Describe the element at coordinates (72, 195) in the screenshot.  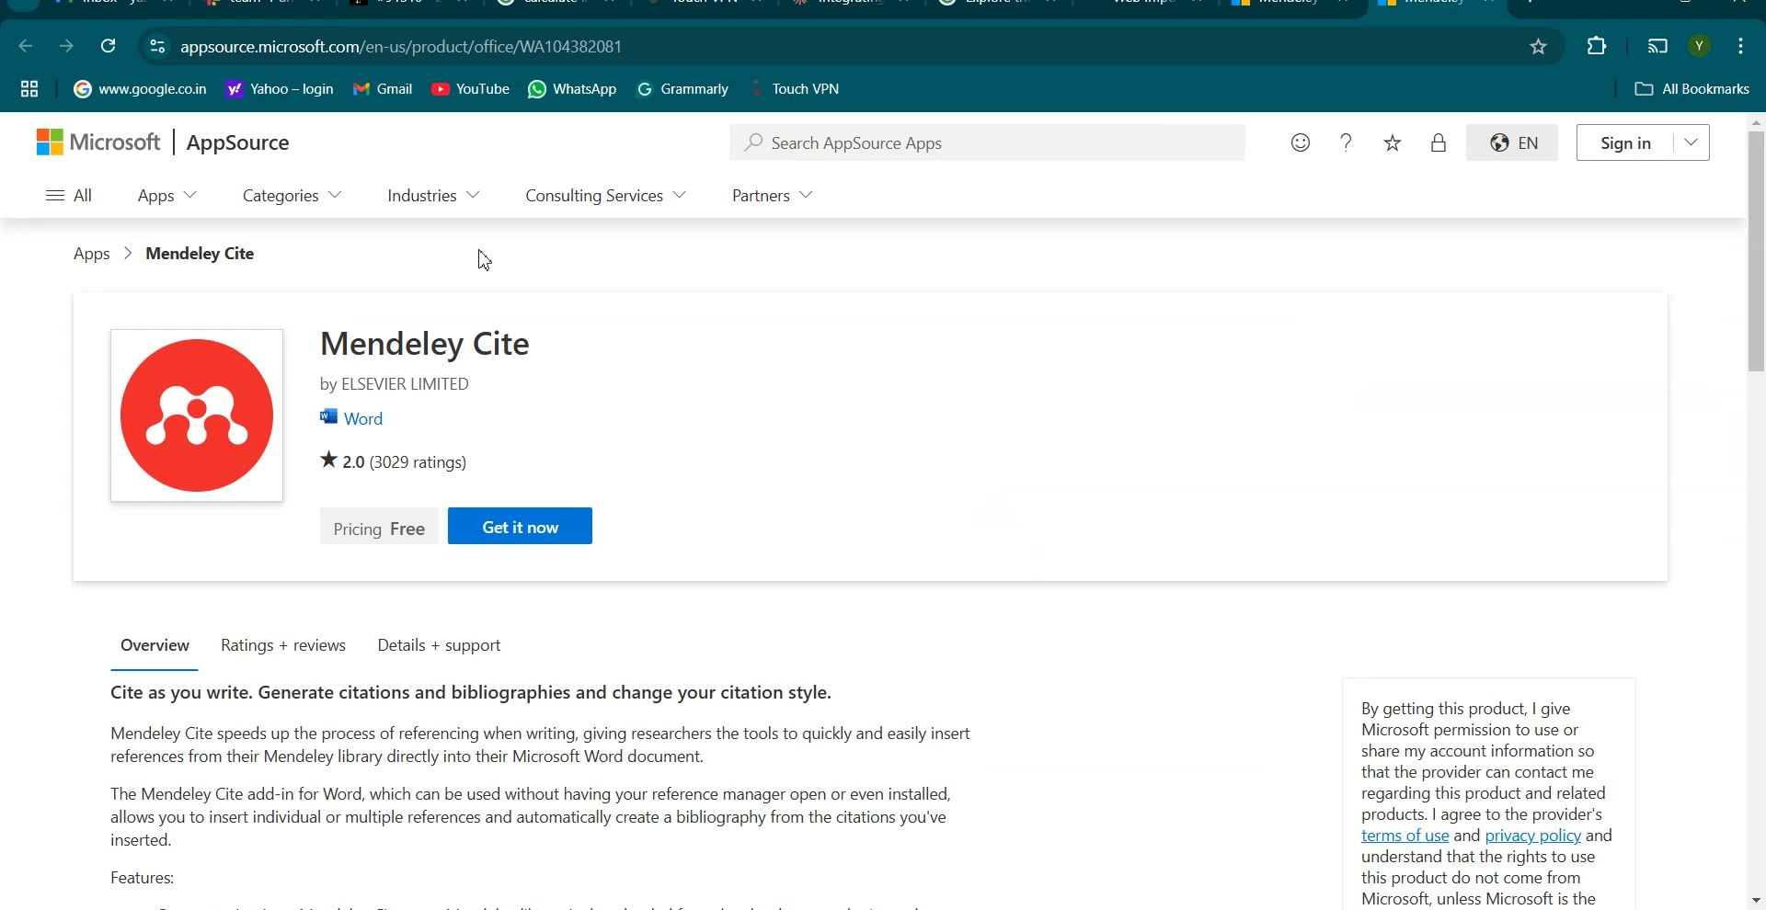
I see `All` at that location.